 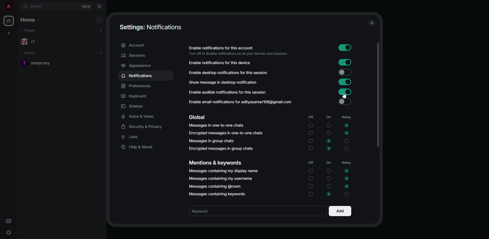 What do you see at coordinates (140, 147) in the screenshot?
I see `help & about` at bounding box center [140, 147].